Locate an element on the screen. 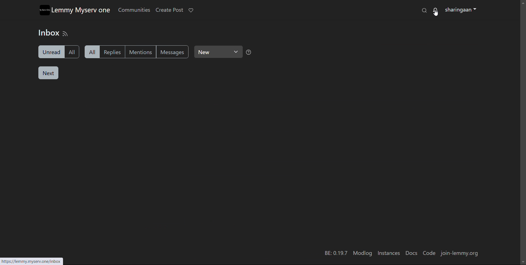  join-lemmy.org is located at coordinates (460, 253).